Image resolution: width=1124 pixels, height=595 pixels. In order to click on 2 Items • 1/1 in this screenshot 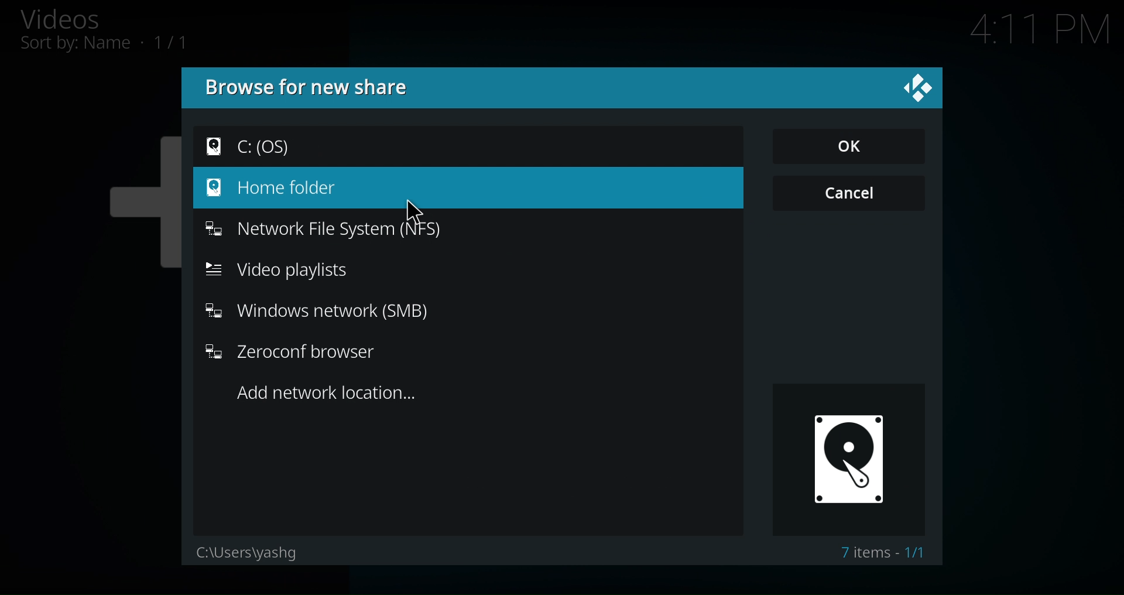, I will do `click(883, 553)`.